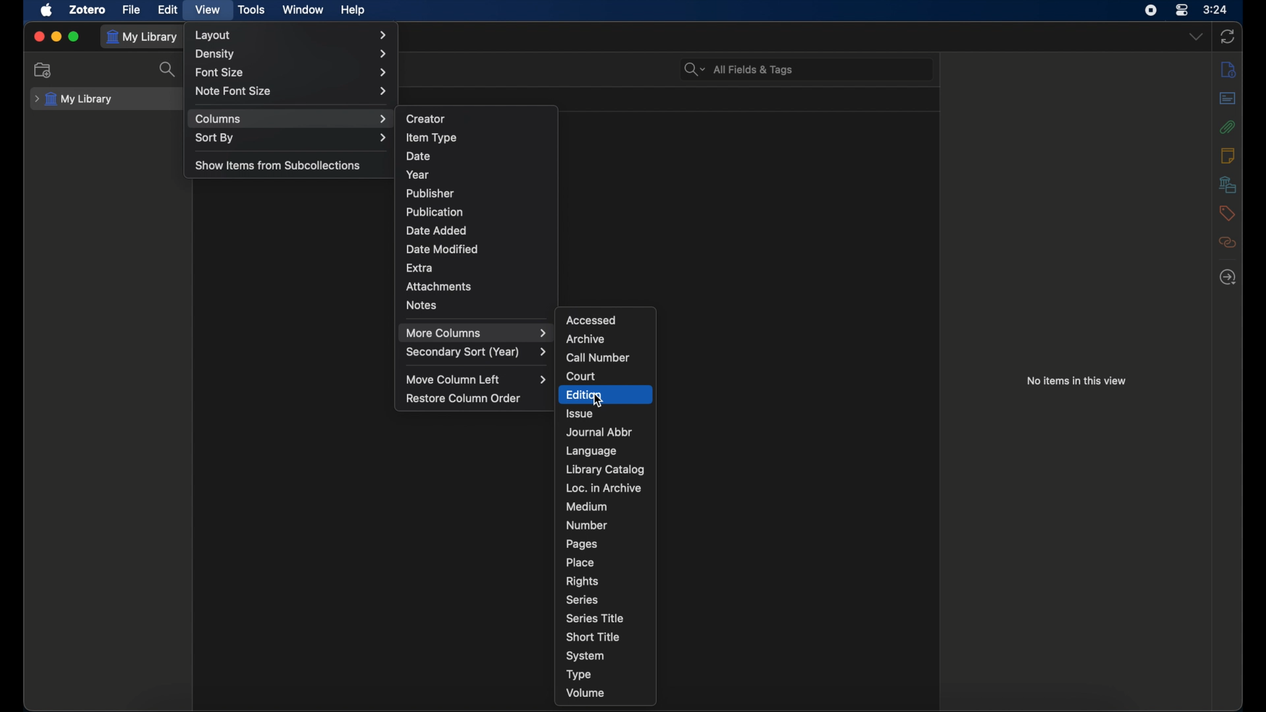  What do you see at coordinates (600, 432) in the screenshot?
I see `journal abbr` at bounding box center [600, 432].